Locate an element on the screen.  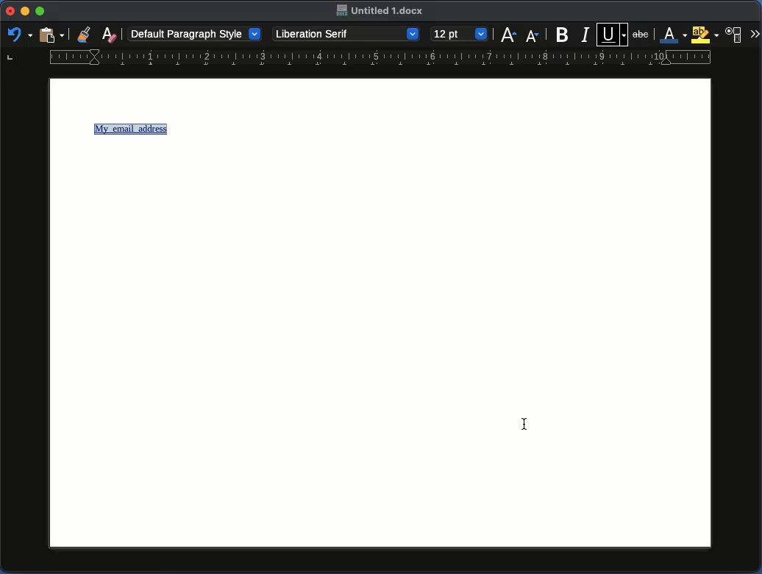
Liberation Serif is located at coordinates (347, 34).